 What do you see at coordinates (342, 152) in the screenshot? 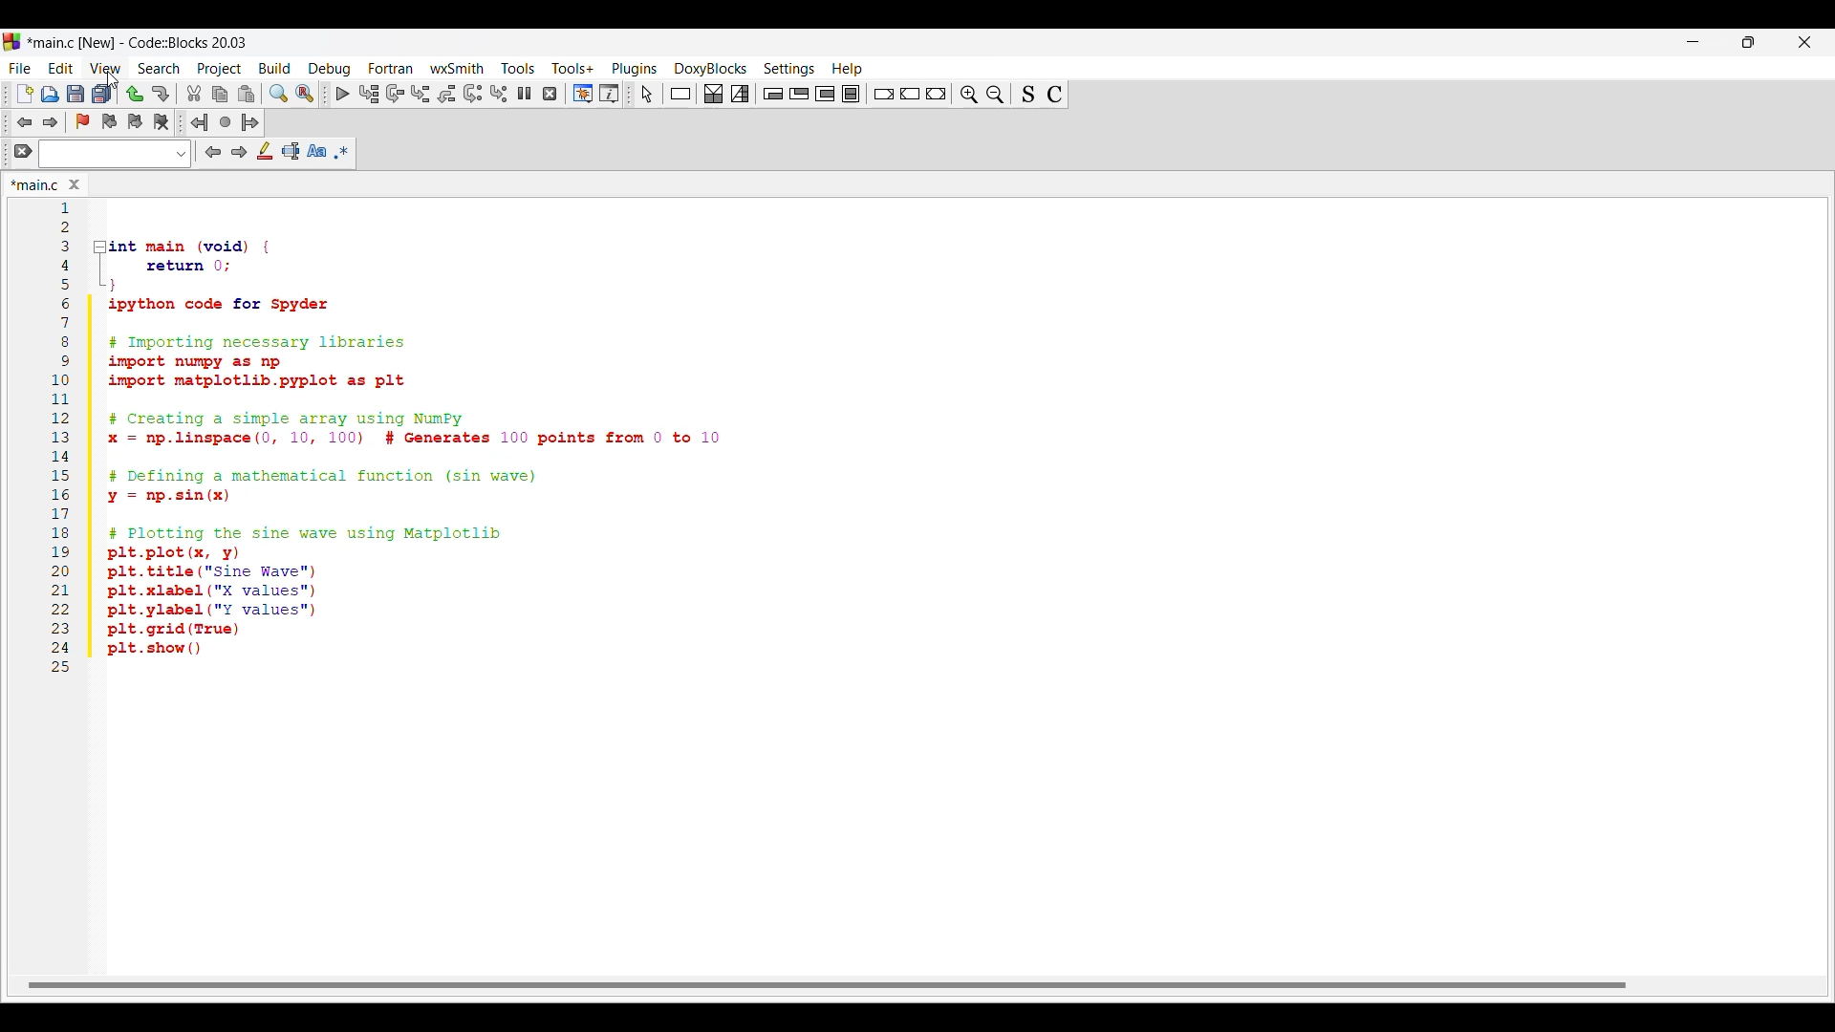
I see `Use regex` at bounding box center [342, 152].